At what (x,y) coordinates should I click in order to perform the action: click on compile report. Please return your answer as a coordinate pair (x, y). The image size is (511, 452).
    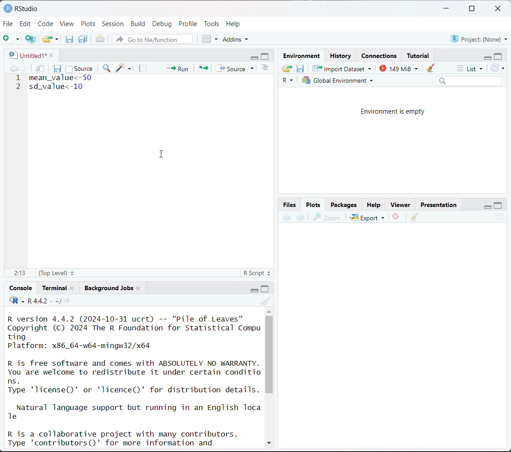
    Looking at the image, I should click on (144, 68).